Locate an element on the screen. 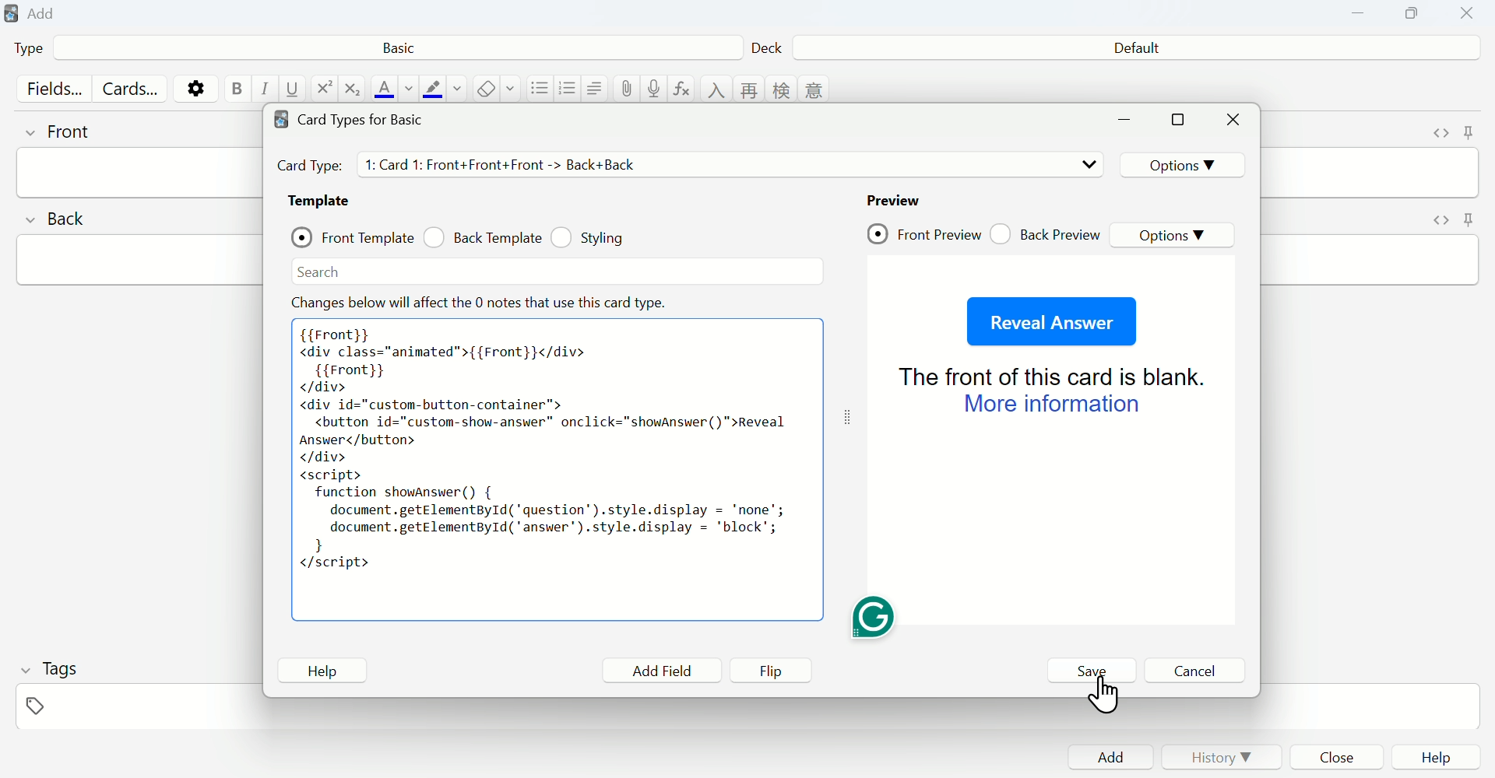 The width and height of the screenshot is (1495, 778). History is located at coordinates (1220, 757).